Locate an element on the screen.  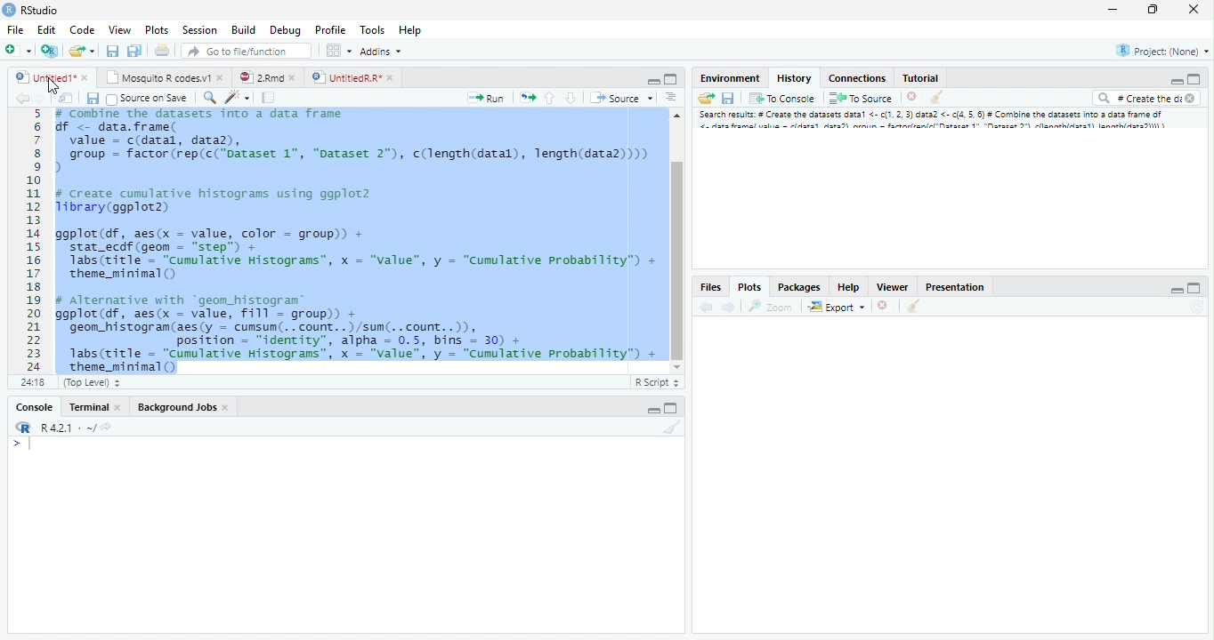
Help is located at coordinates (848, 286).